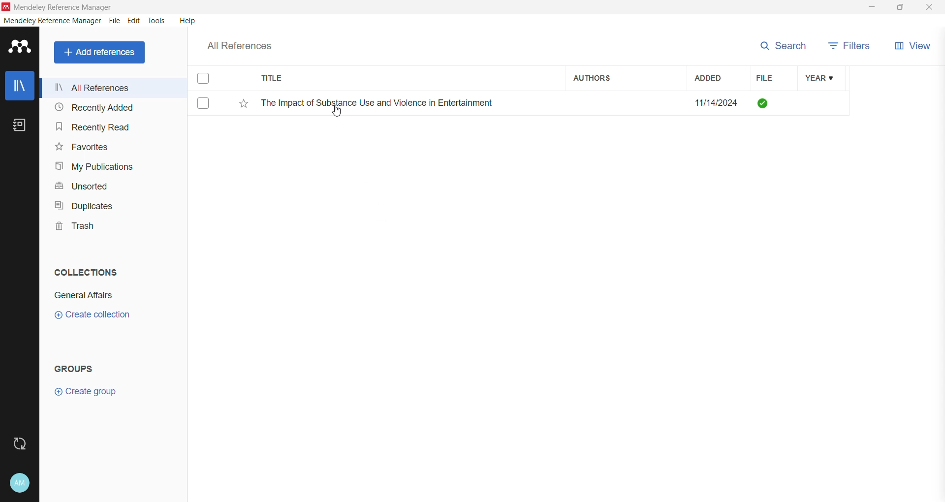 This screenshot has width=945, height=502. I want to click on My Publications, so click(93, 167).